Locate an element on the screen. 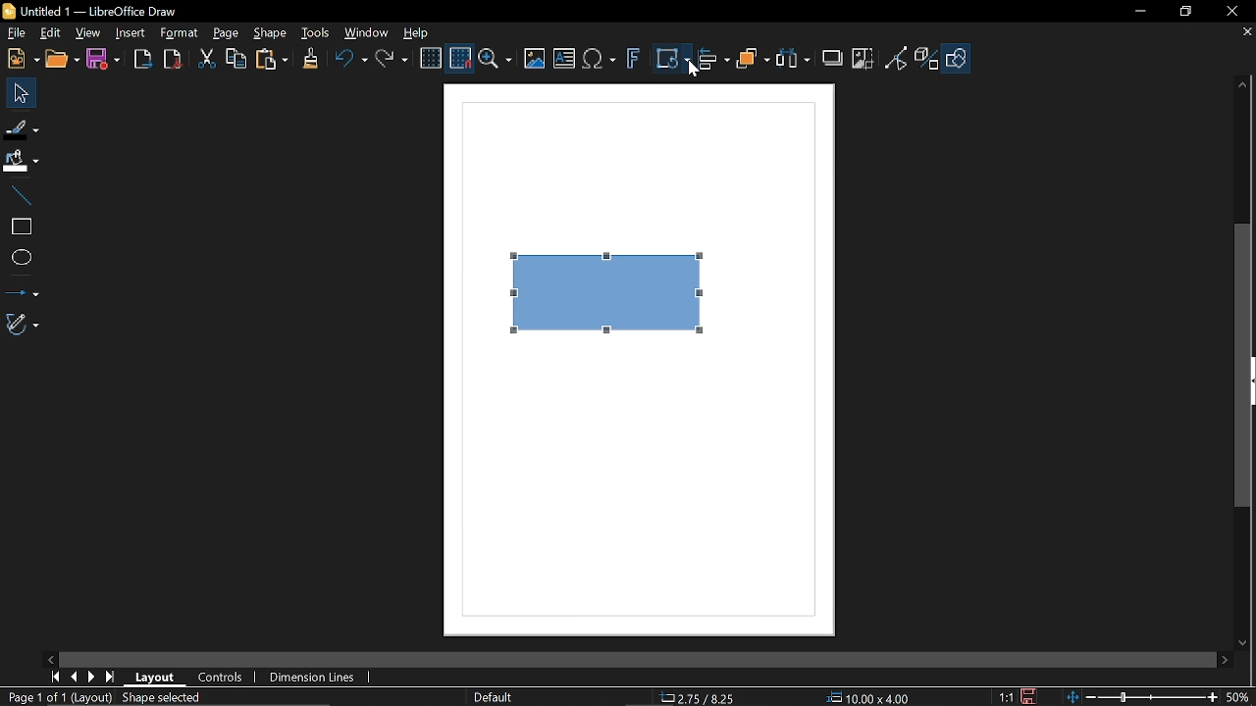  Copy is located at coordinates (235, 62).